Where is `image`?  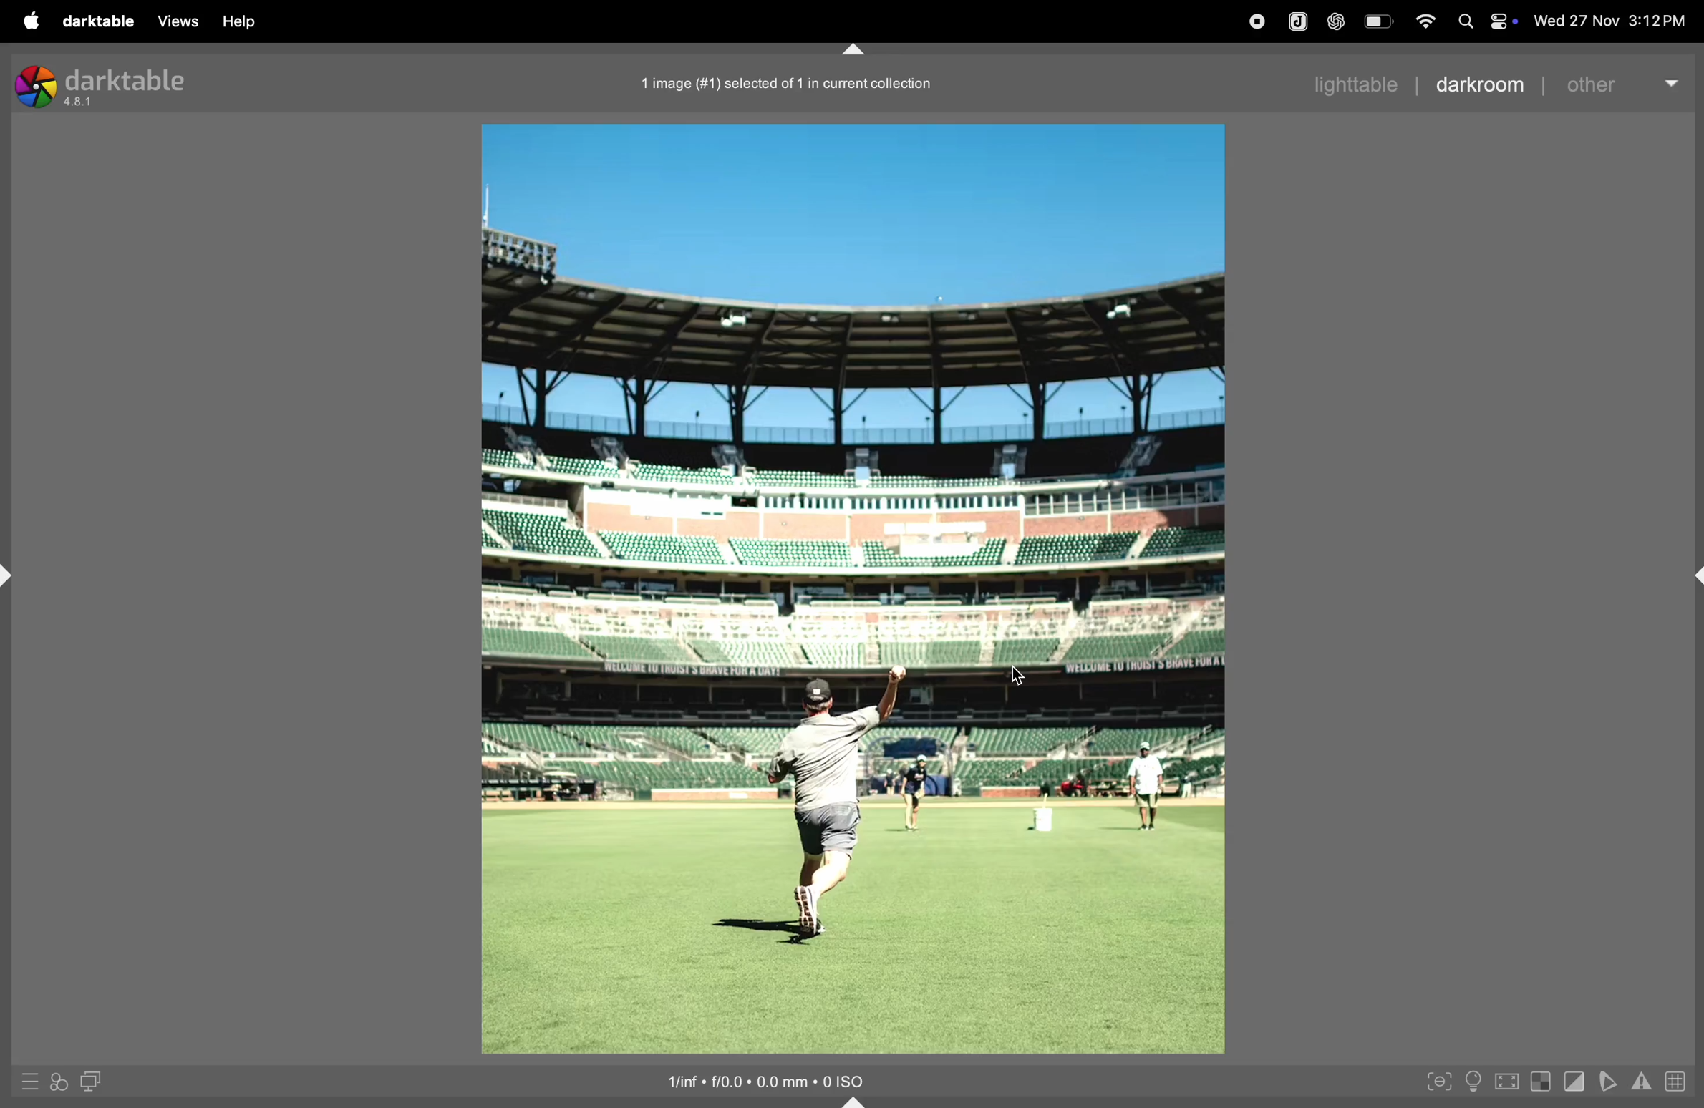
image is located at coordinates (854, 590).